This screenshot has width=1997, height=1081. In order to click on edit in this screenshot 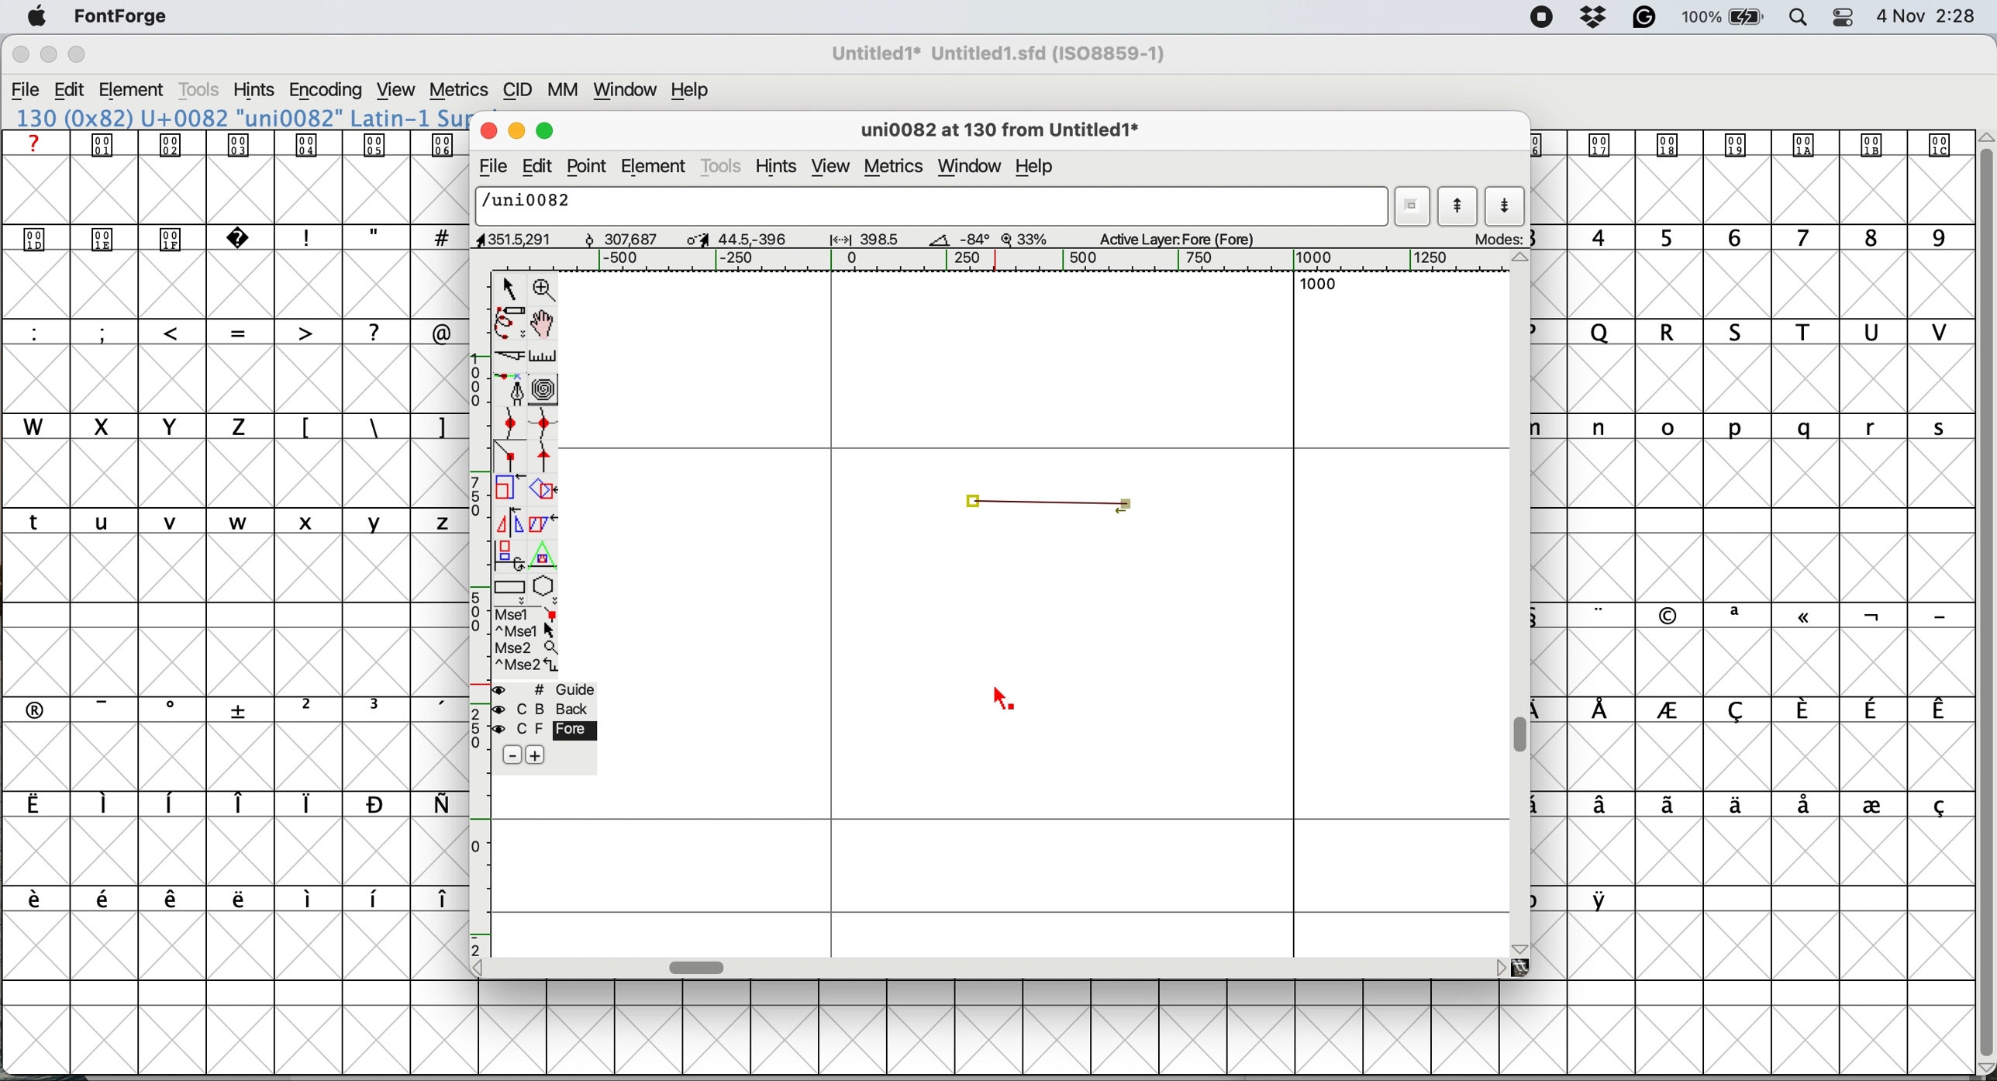, I will do `click(534, 168)`.